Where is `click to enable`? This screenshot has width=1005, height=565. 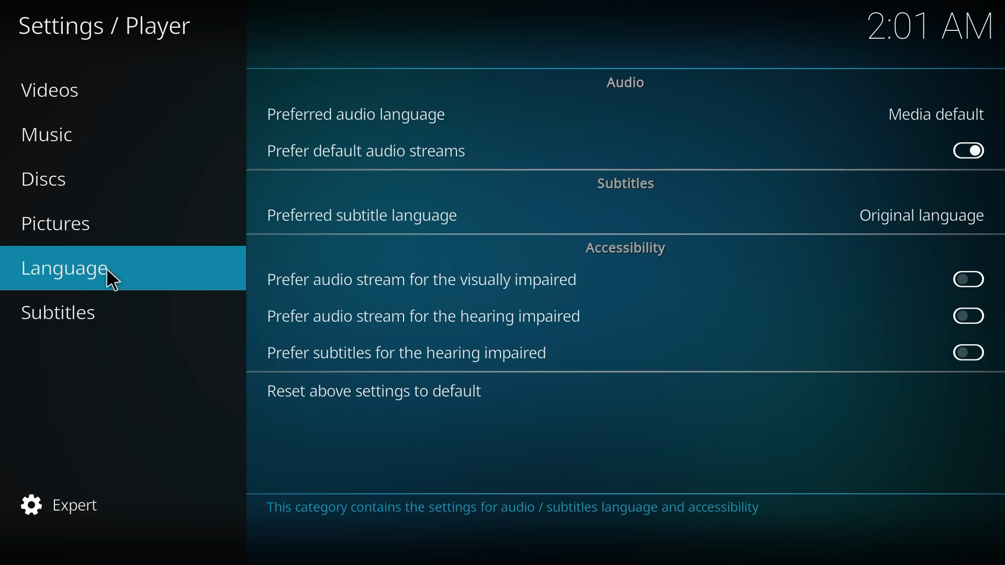
click to enable is located at coordinates (965, 353).